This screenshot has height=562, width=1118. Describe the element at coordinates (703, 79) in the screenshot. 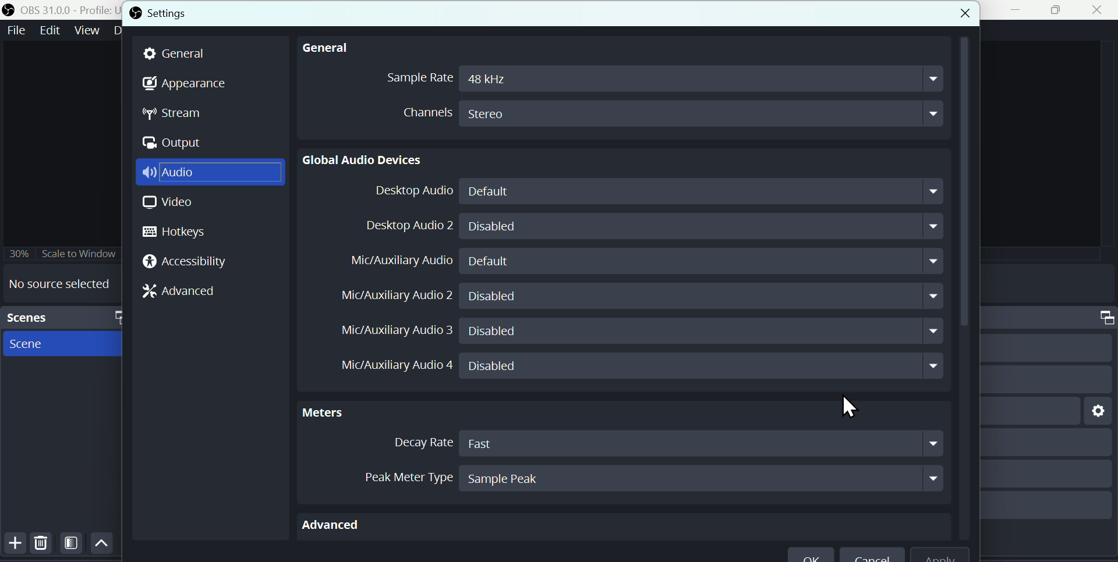

I see `48 kHz` at that location.